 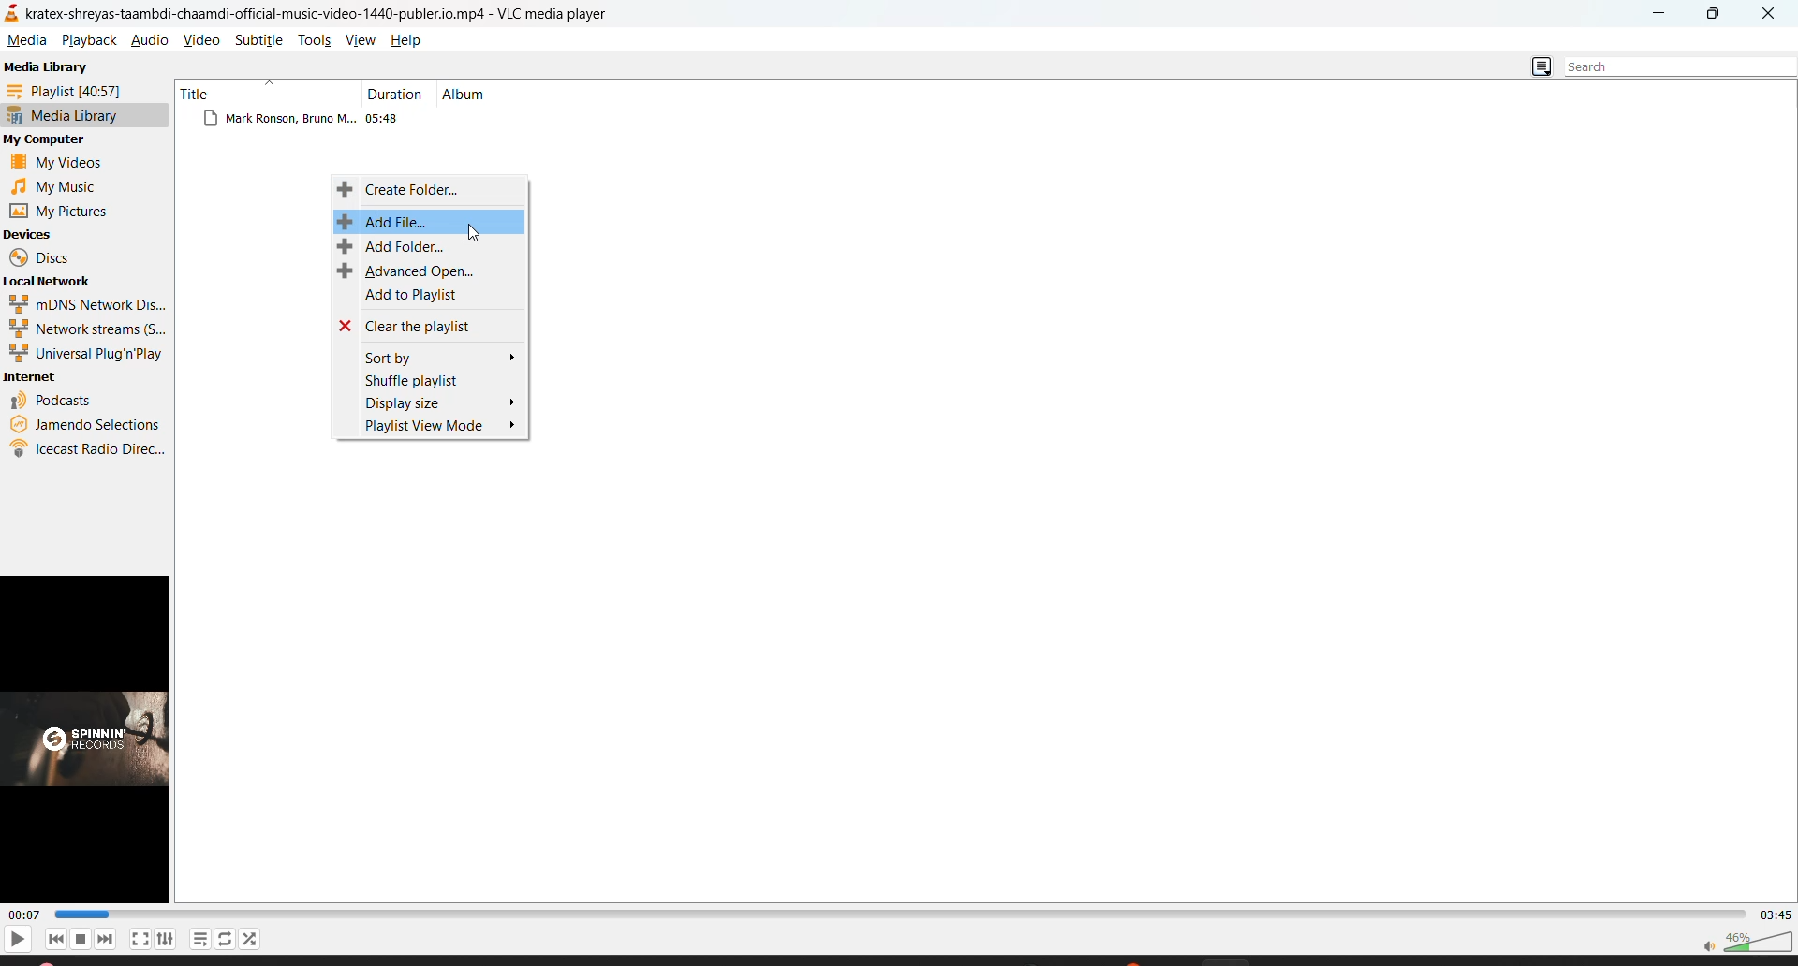 What do you see at coordinates (412, 328) in the screenshot?
I see `clear the playlist` at bounding box center [412, 328].